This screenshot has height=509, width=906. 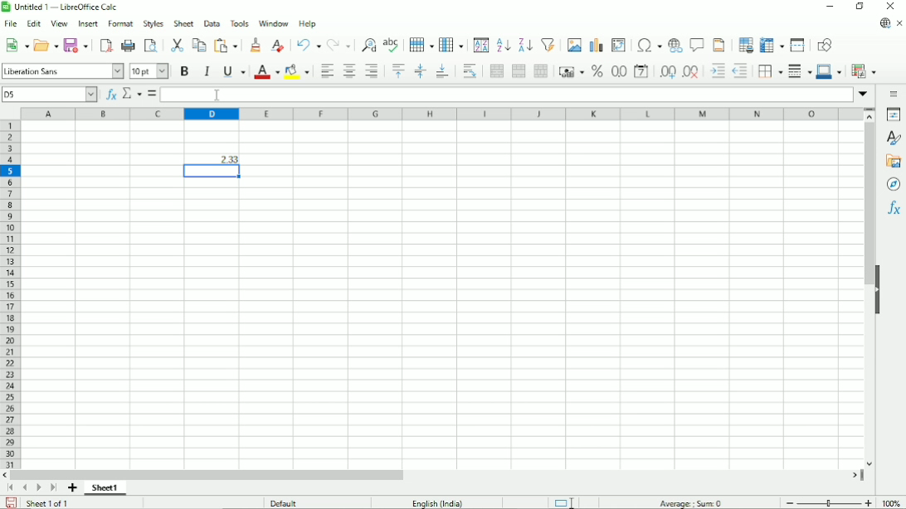 I want to click on Define print area, so click(x=744, y=45).